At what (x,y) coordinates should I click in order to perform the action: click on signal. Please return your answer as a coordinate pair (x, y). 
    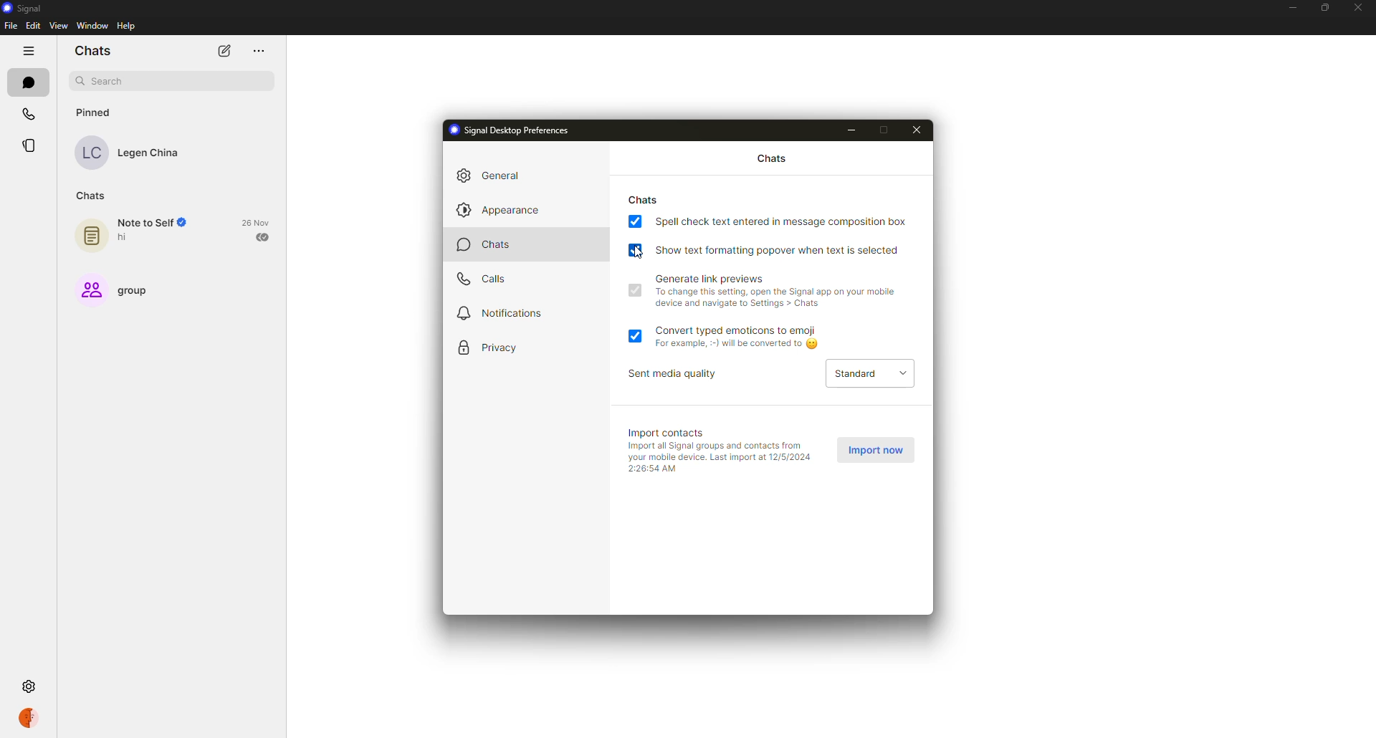
    Looking at the image, I should click on (27, 9).